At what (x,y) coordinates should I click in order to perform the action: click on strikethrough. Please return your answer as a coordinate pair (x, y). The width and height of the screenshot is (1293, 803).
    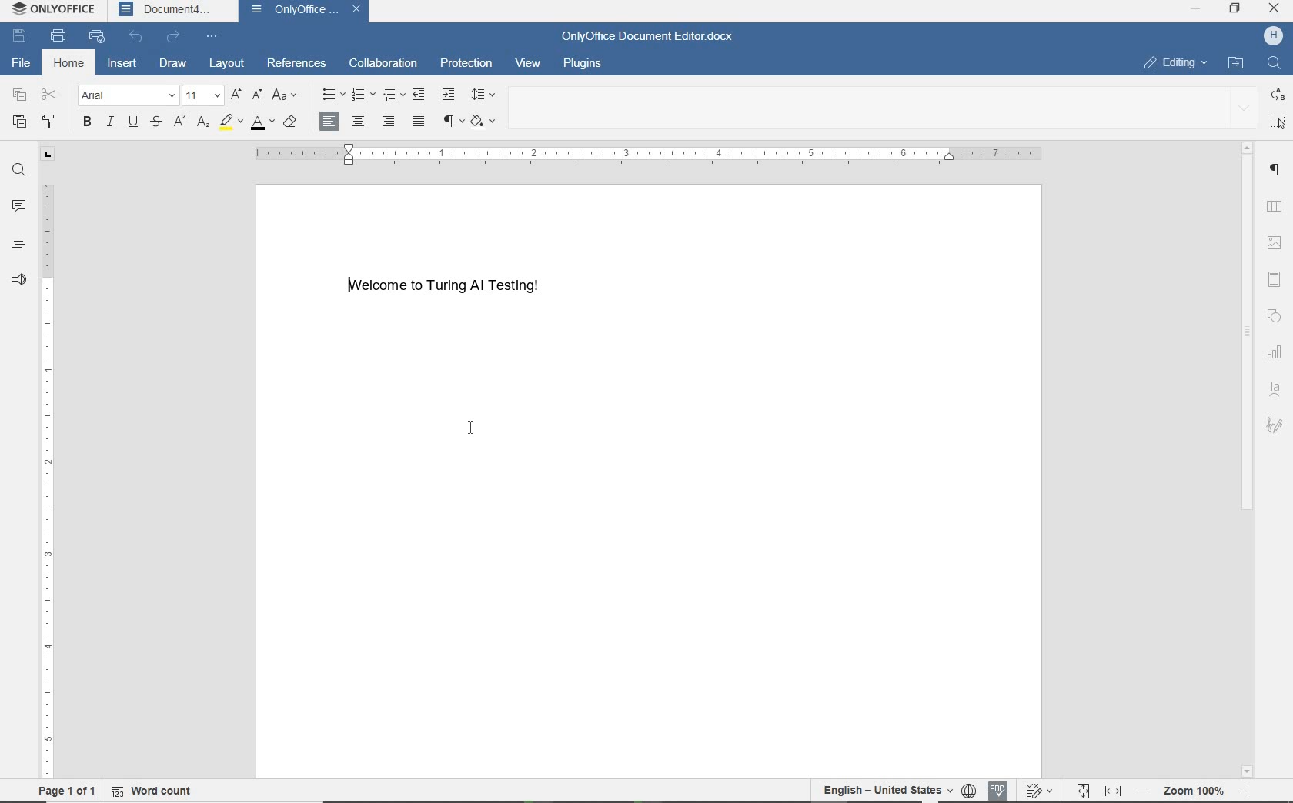
    Looking at the image, I should click on (157, 123).